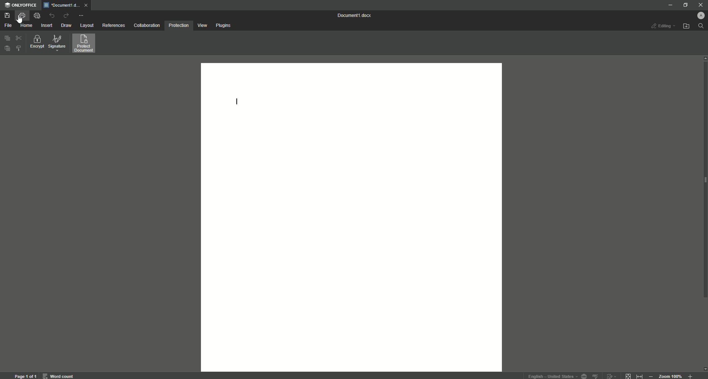  What do you see at coordinates (698, 15) in the screenshot?
I see `Profile` at bounding box center [698, 15].